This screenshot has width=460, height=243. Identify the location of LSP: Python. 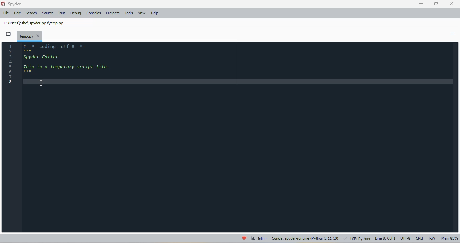
(357, 238).